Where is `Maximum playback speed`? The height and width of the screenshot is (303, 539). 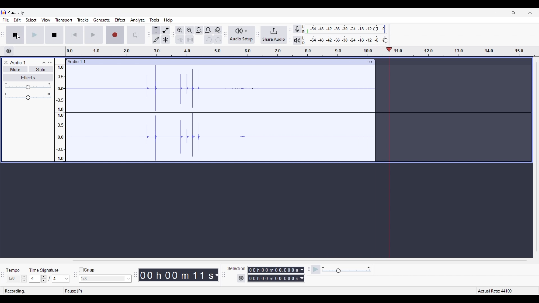 Maximum playback speed is located at coordinates (369, 268).